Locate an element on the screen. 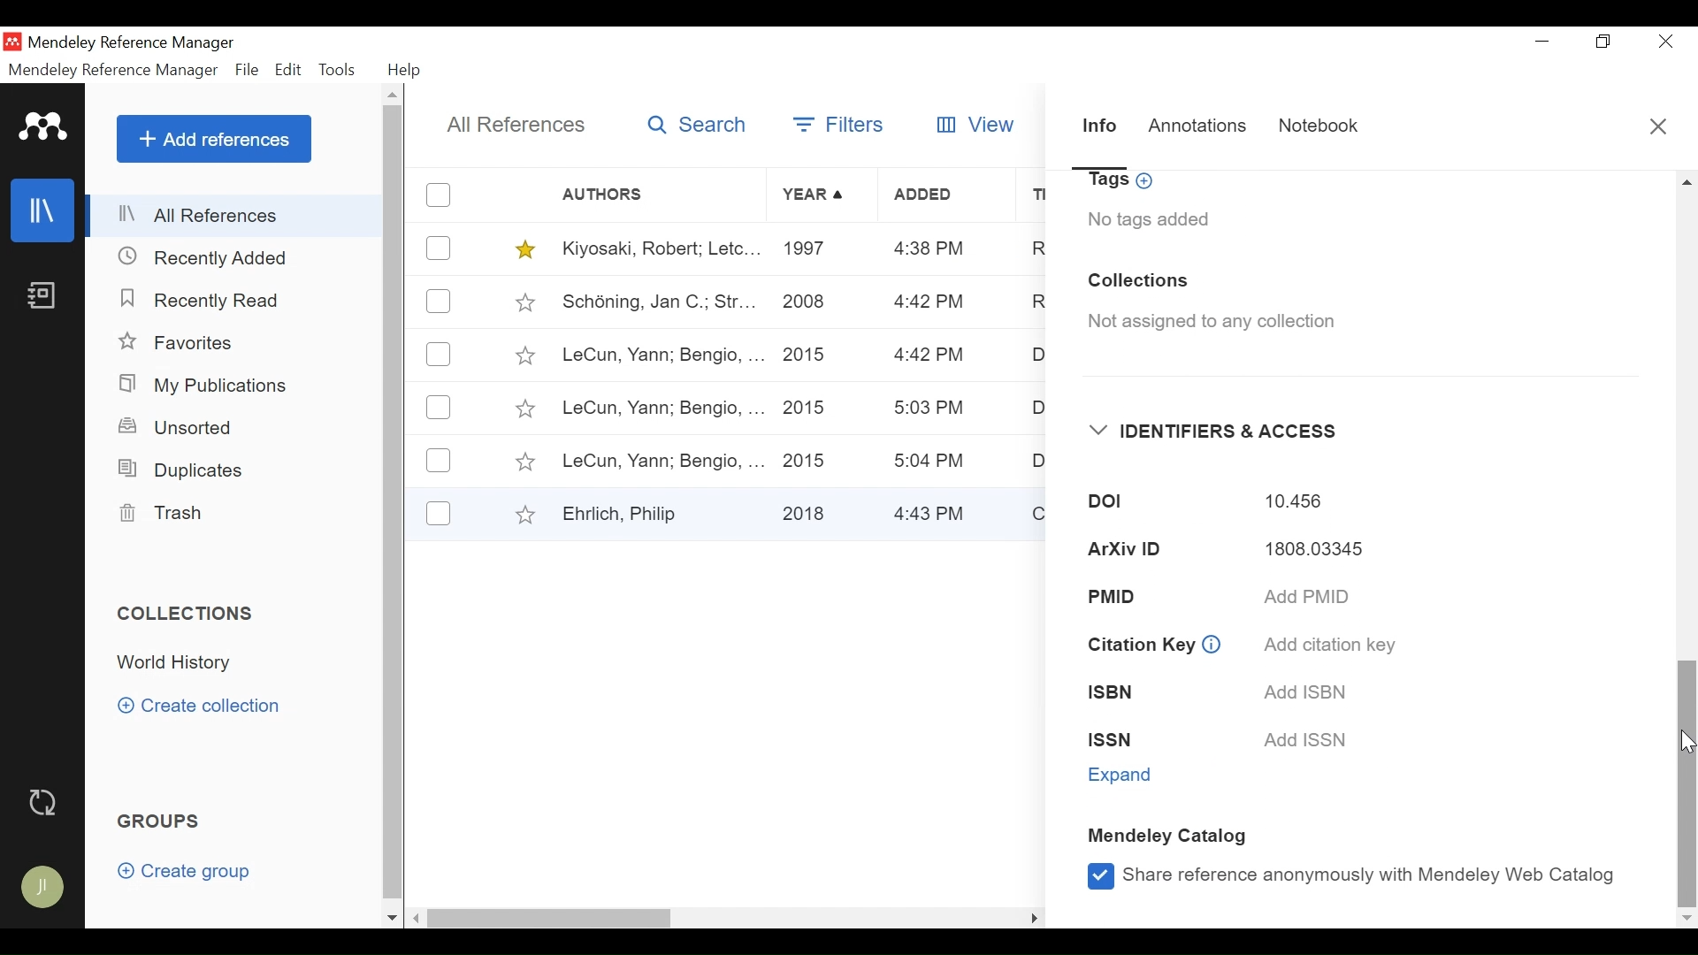  Recently Added is located at coordinates (204, 299).